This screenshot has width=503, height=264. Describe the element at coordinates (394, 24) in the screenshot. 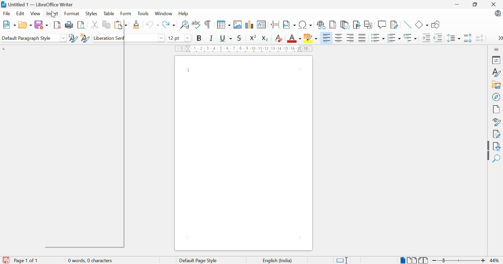

I see `Show track changes functions` at that location.